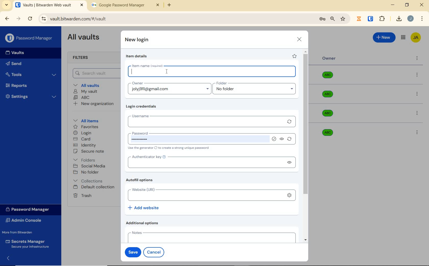 This screenshot has width=429, height=266. What do you see at coordinates (300, 39) in the screenshot?
I see `close` at bounding box center [300, 39].